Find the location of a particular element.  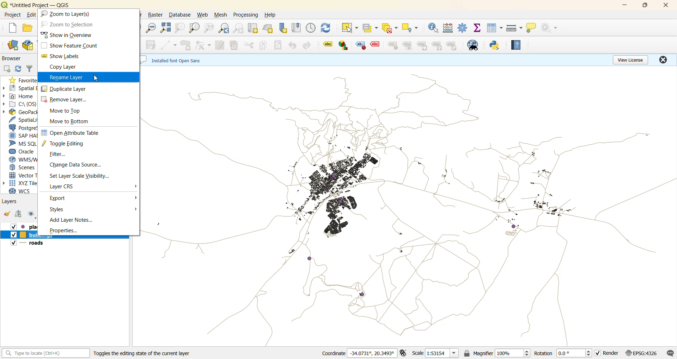

file name and app name is located at coordinates (41, 4).